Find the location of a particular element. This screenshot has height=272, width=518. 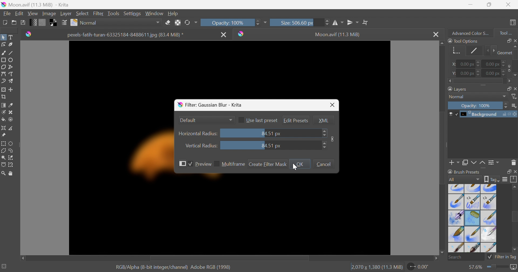

Preview is located at coordinates (203, 164).